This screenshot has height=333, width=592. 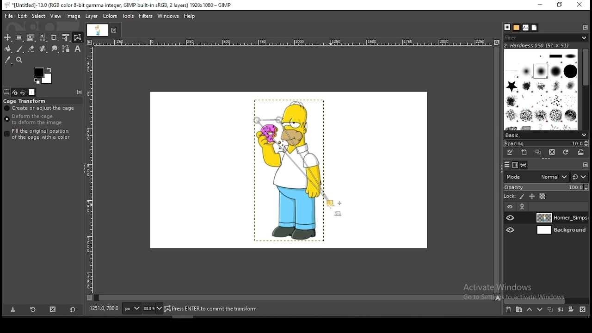 What do you see at coordinates (14, 92) in the screenshot?
I see `device status` at bounding box center [14, 92].